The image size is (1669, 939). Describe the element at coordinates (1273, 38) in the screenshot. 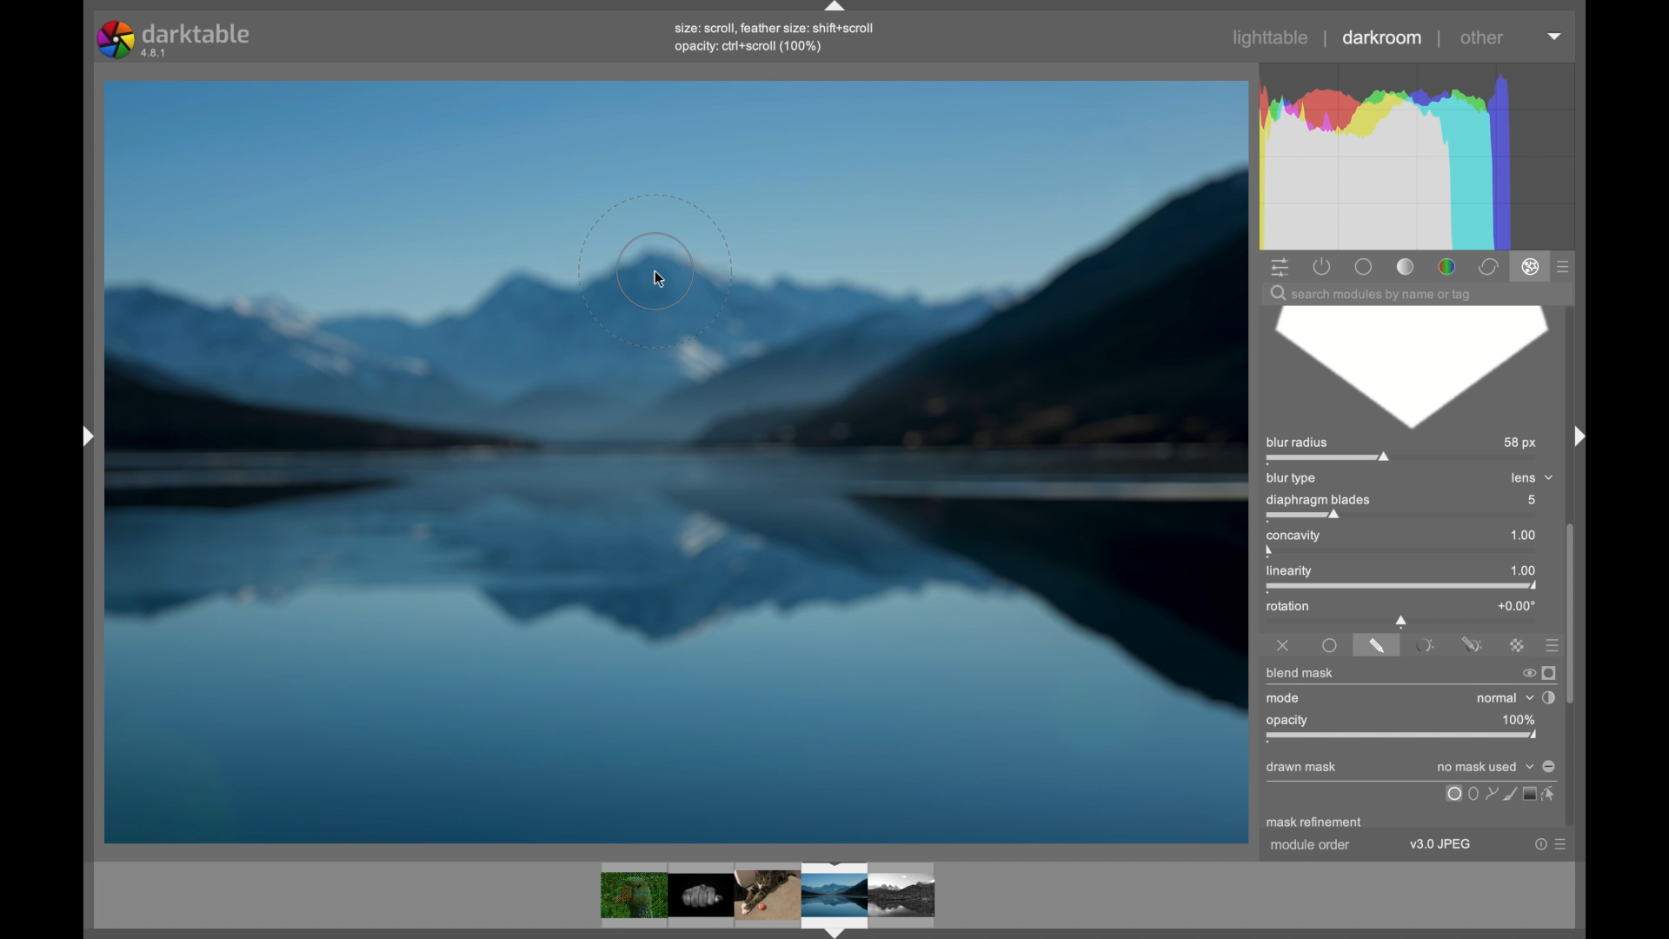

I see `lighttable` at that location.